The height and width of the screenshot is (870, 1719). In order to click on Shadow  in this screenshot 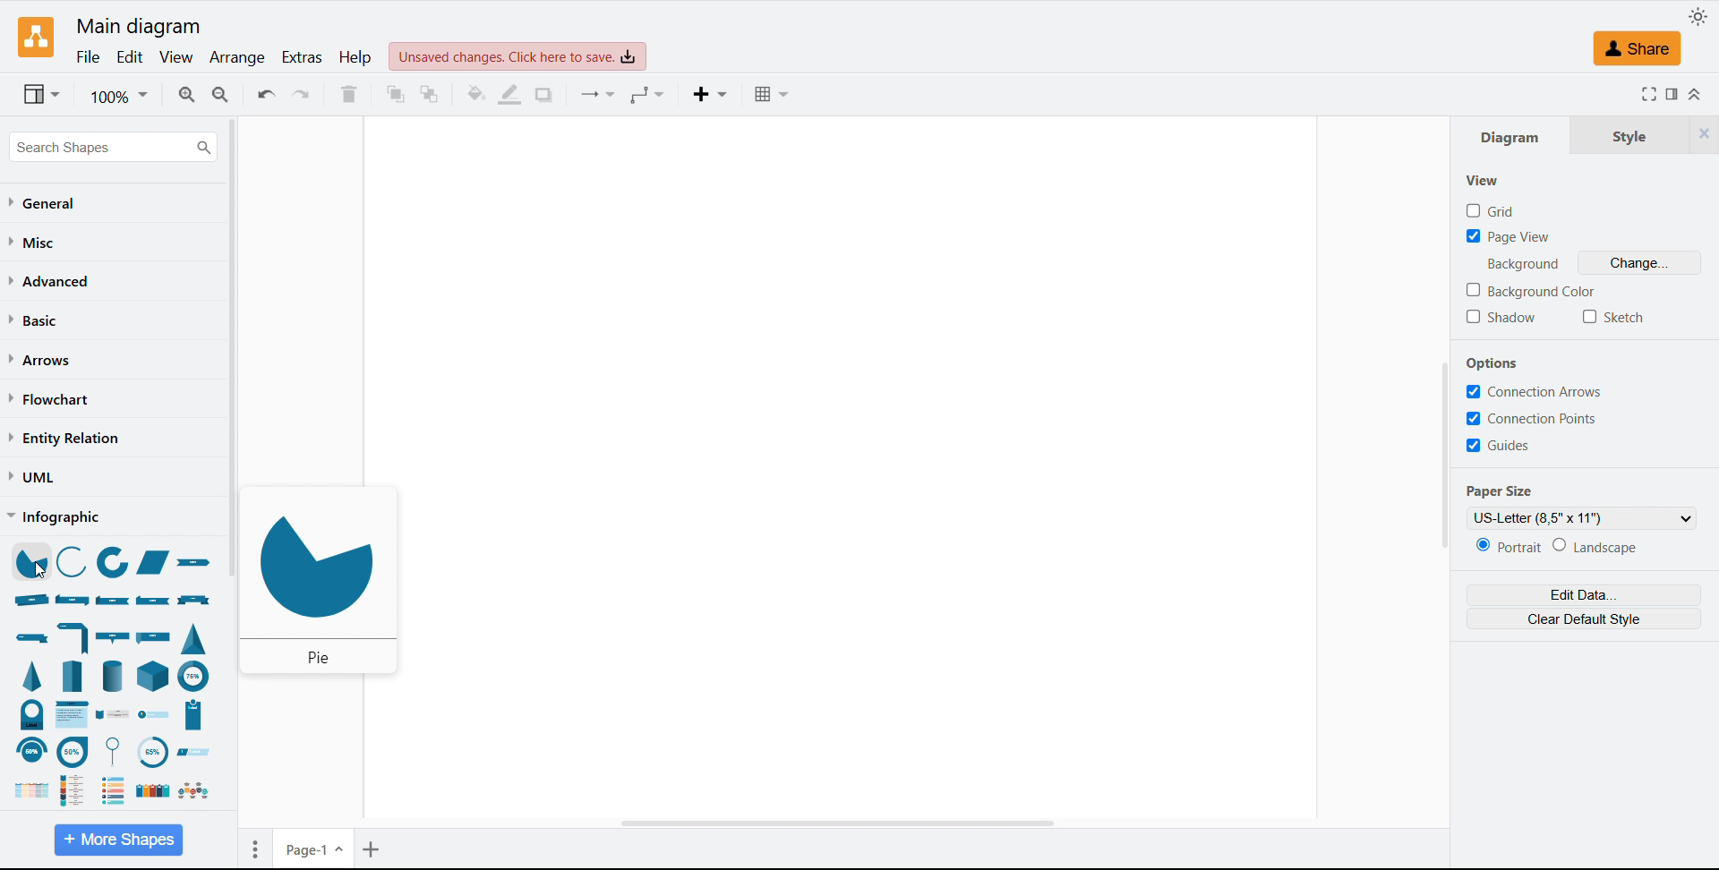, I will do `click(543, 95)`.